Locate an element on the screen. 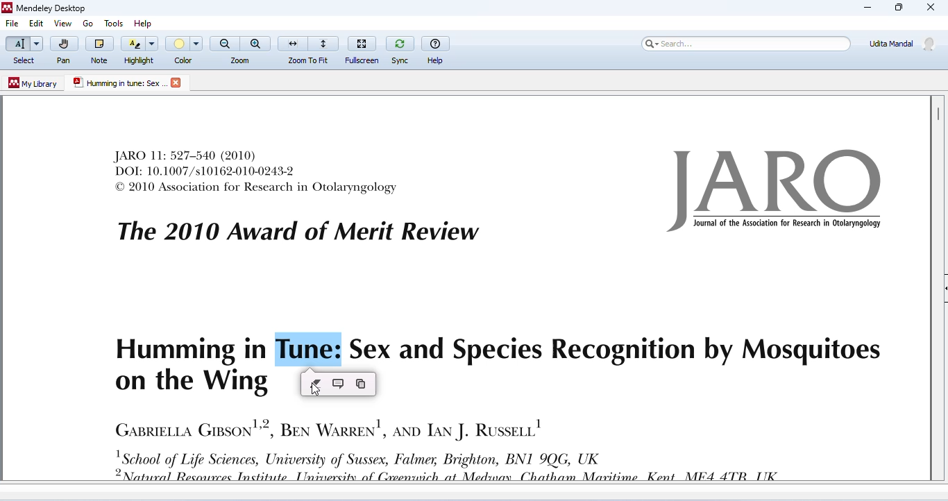 The width and height of the screenshot is (948, 501). GABRIELLA Gisson'2, BEN WARREN, AND IAN J. RUSSELL. is located at coordinates (328, 427).